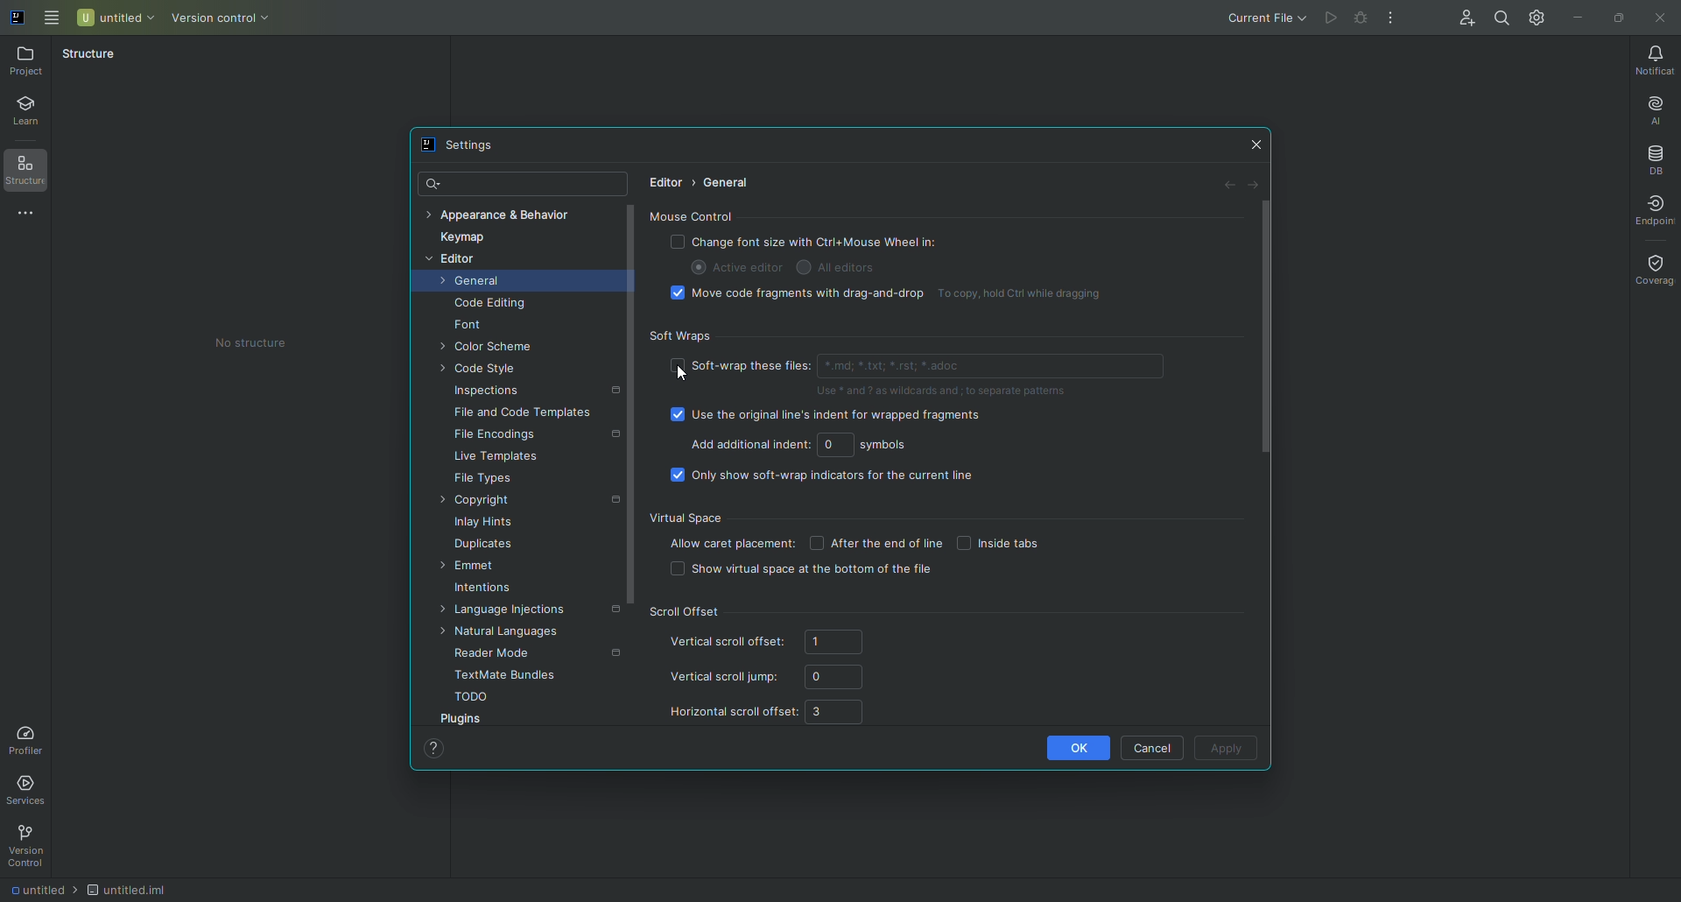 This screenshot has width=1681, height=902. I want to click on Notifications, so click(1652, 58).